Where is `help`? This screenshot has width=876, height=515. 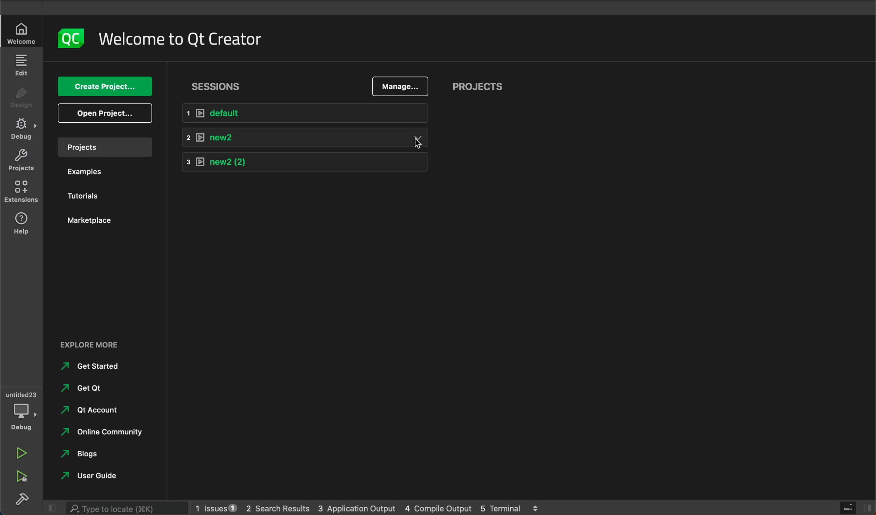
help is located at coordinates (21, 224).